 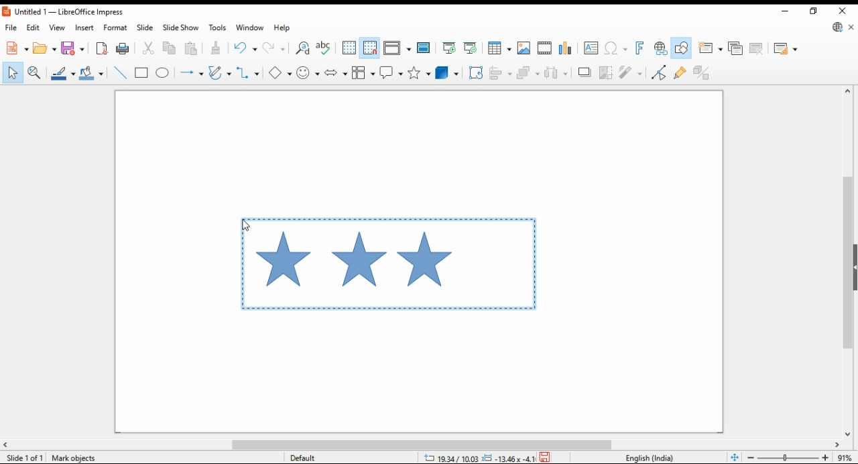 I want to click on show draw functions, so click(x=680, y=48).